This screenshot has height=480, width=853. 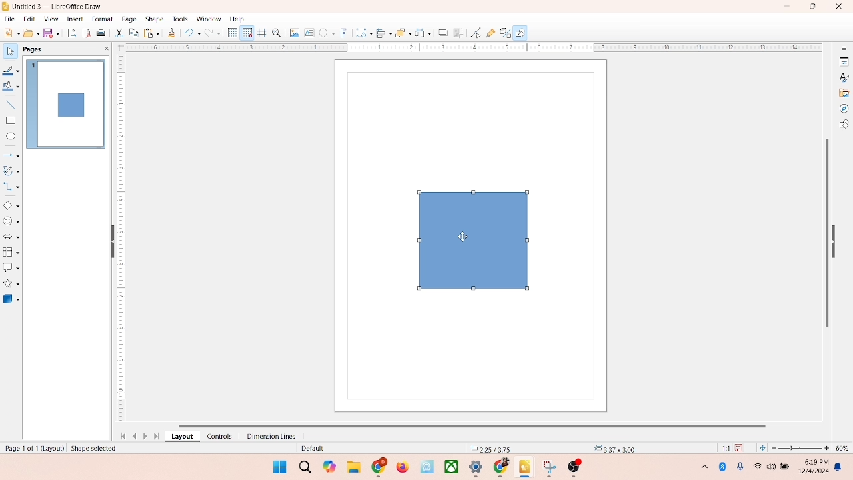 What do you see at coordinates (476, 32) in the screenshot?
I see `point edit mode` at bounding box center [476, 32].